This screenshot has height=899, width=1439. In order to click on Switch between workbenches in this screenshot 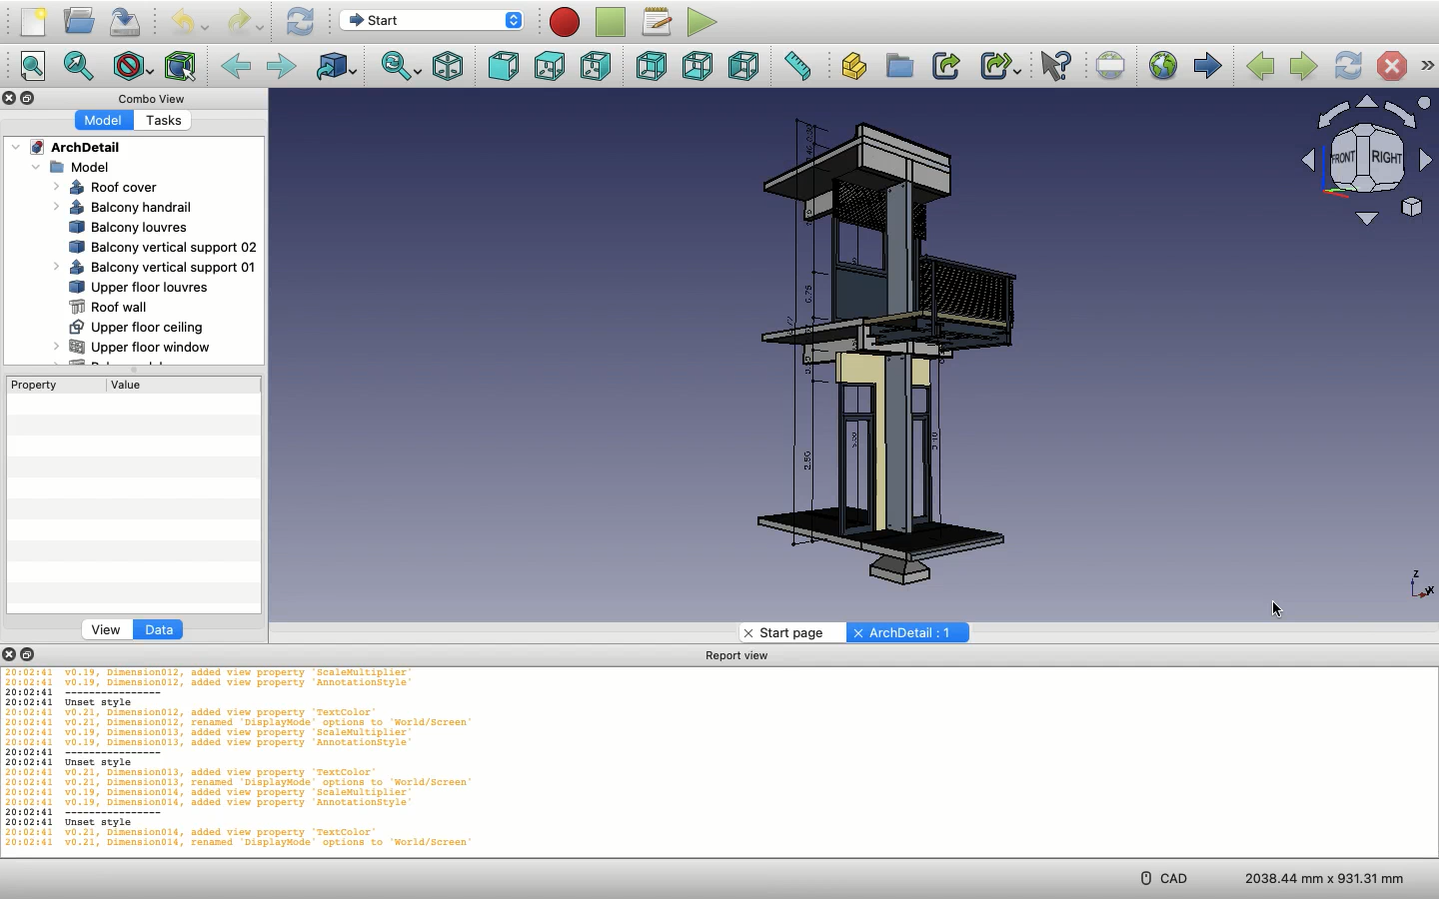, I will do `click(433, 19)`.